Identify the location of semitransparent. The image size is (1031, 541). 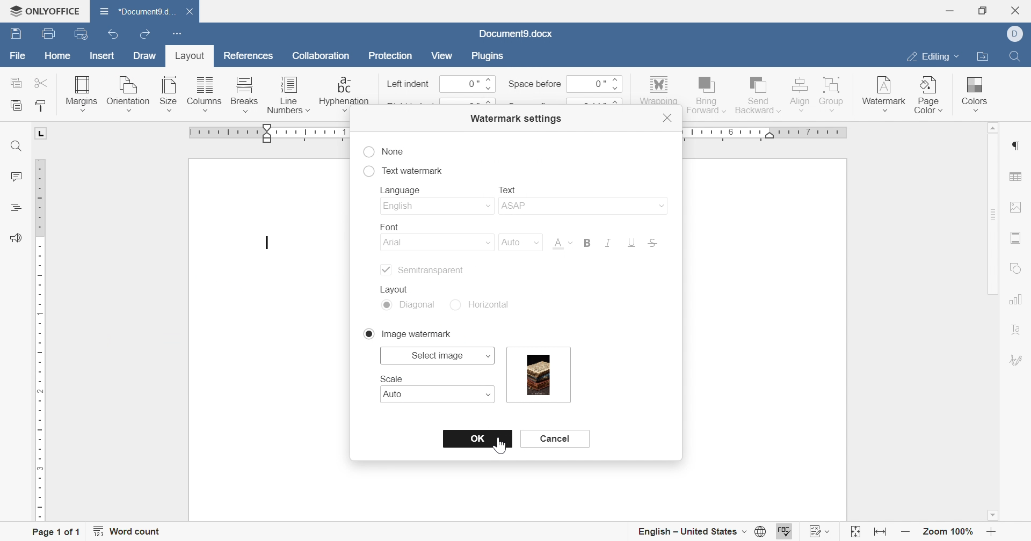
(421, 270).